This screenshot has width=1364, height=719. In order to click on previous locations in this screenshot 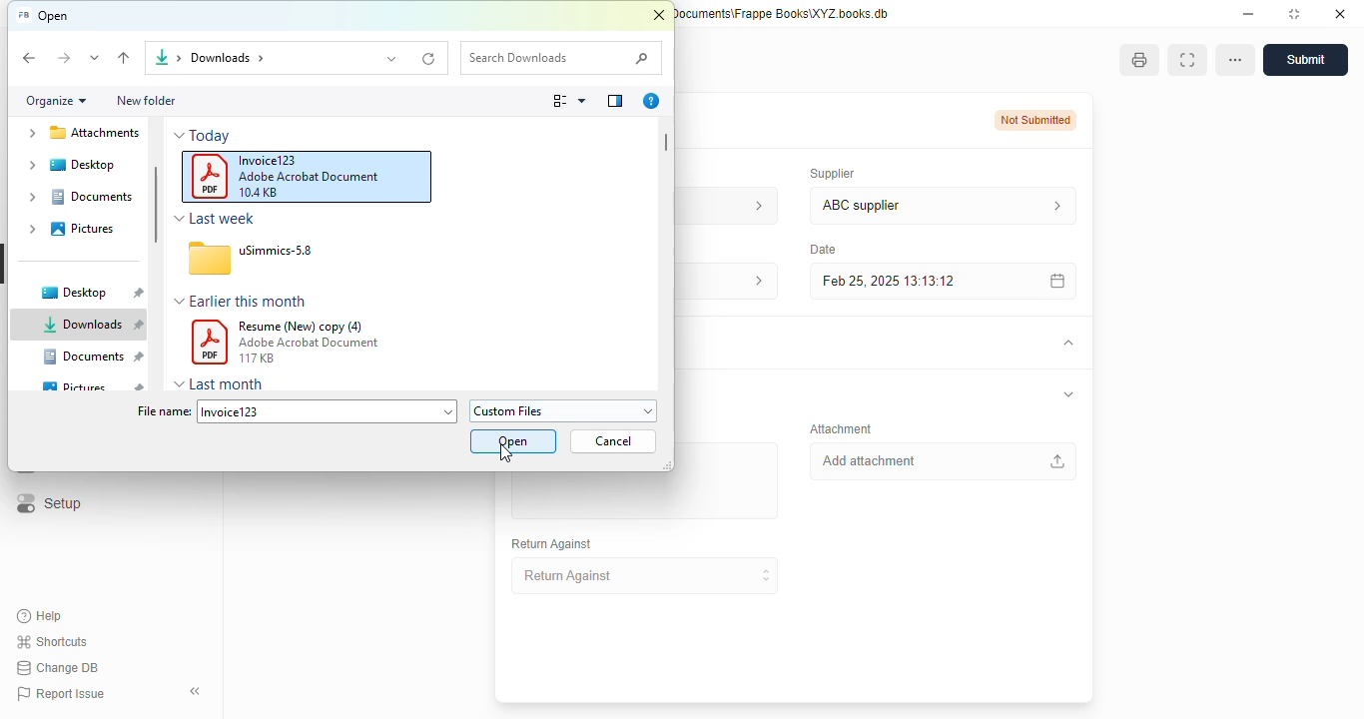, I will do `click(393, 58)`.